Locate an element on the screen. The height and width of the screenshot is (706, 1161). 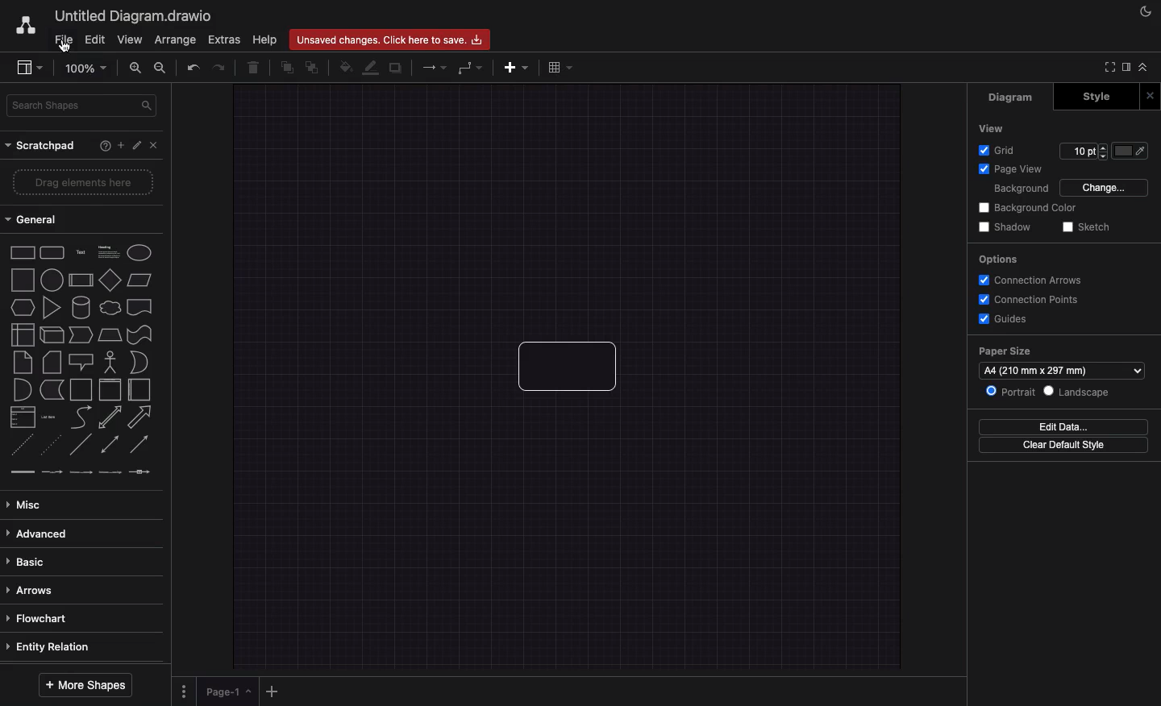
Shape is located at coordinates (565, 368).